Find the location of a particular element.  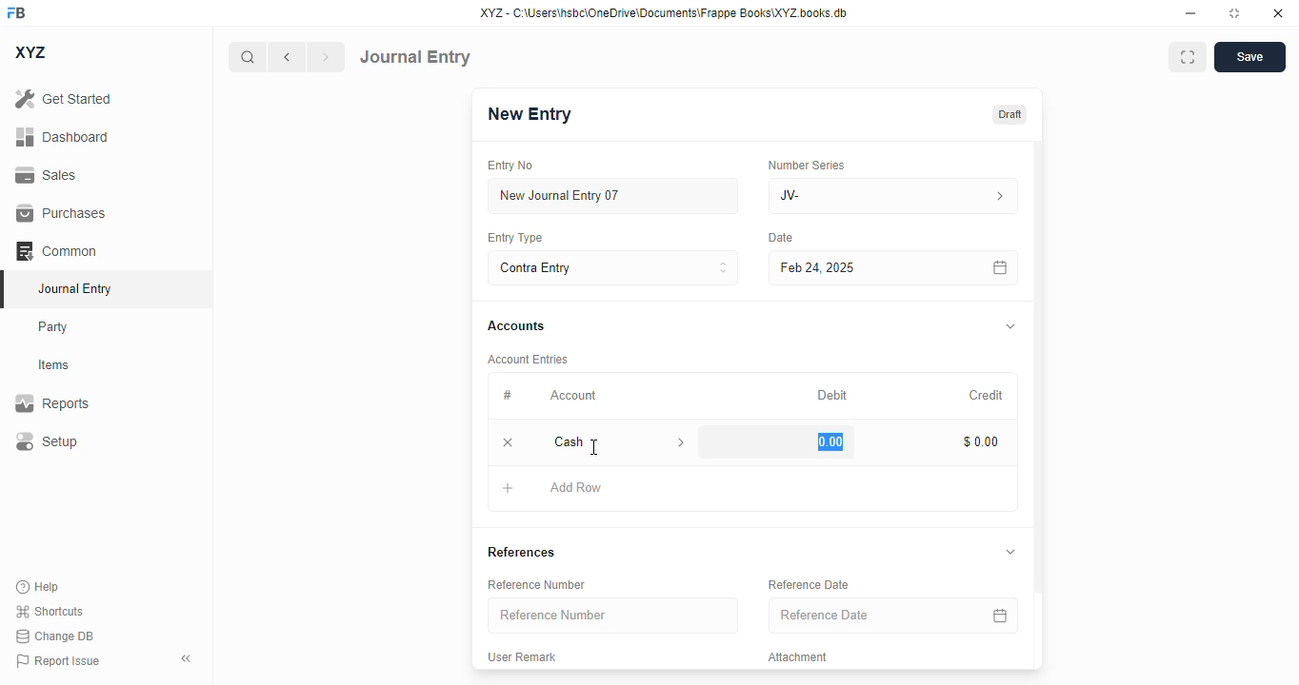

vertical scroll bar is located at coordinates (1038, 405).